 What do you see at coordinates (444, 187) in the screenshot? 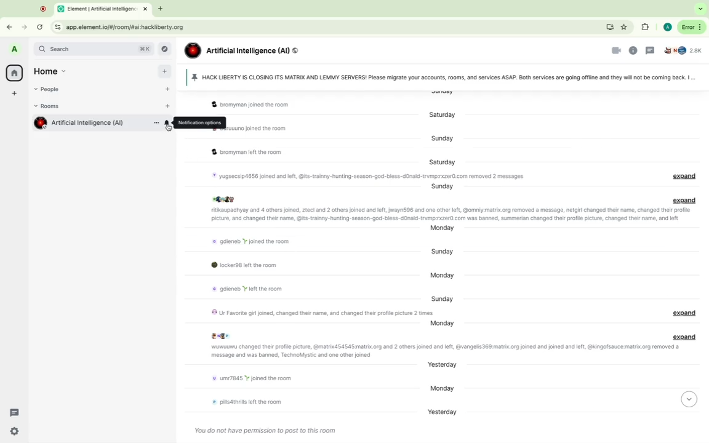
I see `Day` at bounding box center [444, 187].